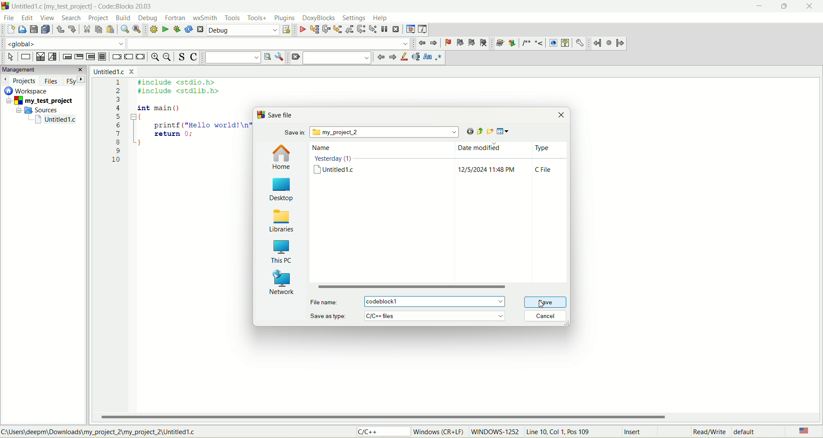  Describe the element at coordinates (285, 18) in the screenshot. I see `plugins` at that location.